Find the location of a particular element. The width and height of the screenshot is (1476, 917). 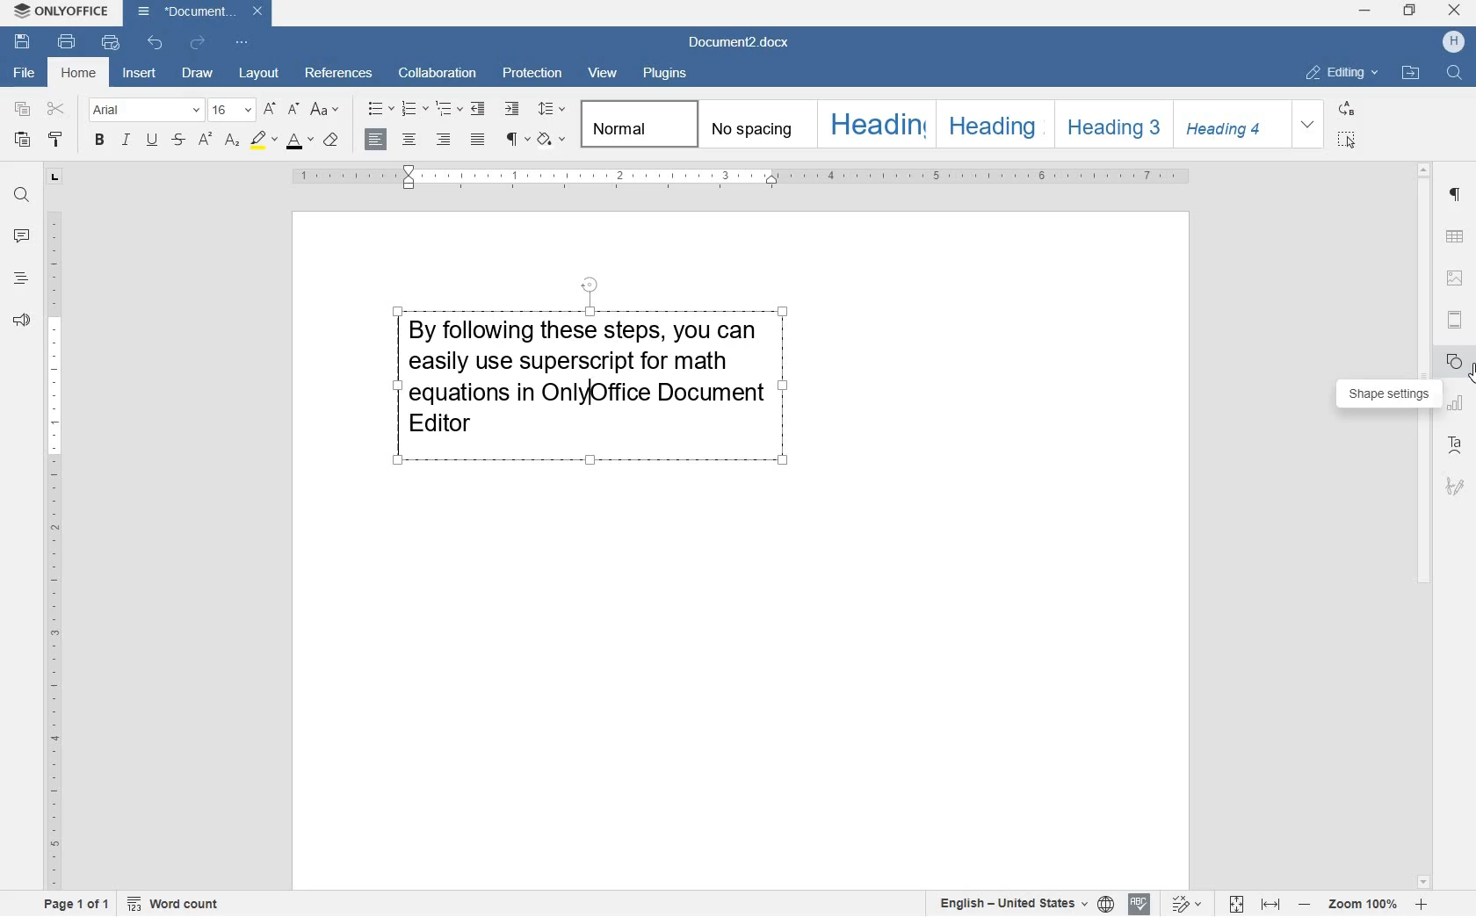

strikethrough is located at coordinates (178, 141).